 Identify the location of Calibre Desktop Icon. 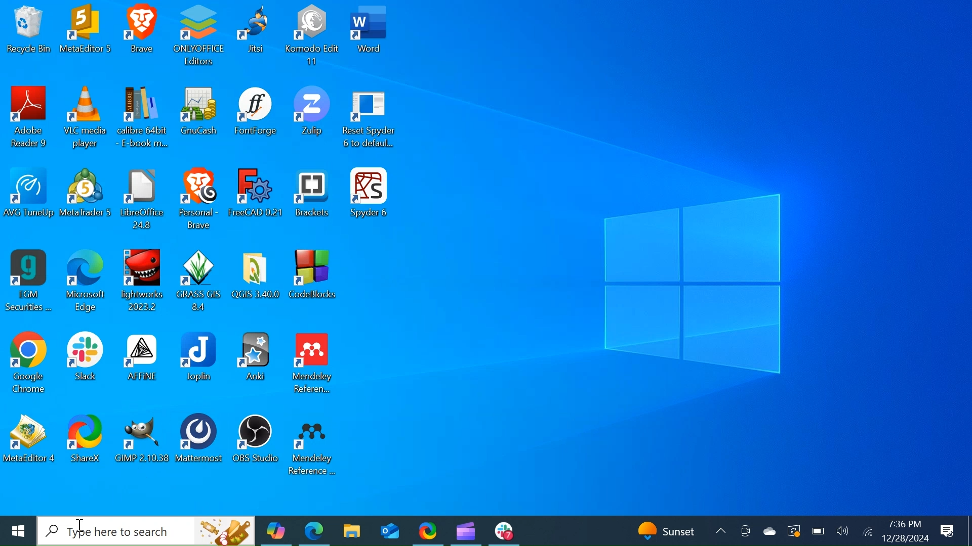
(142, 120).